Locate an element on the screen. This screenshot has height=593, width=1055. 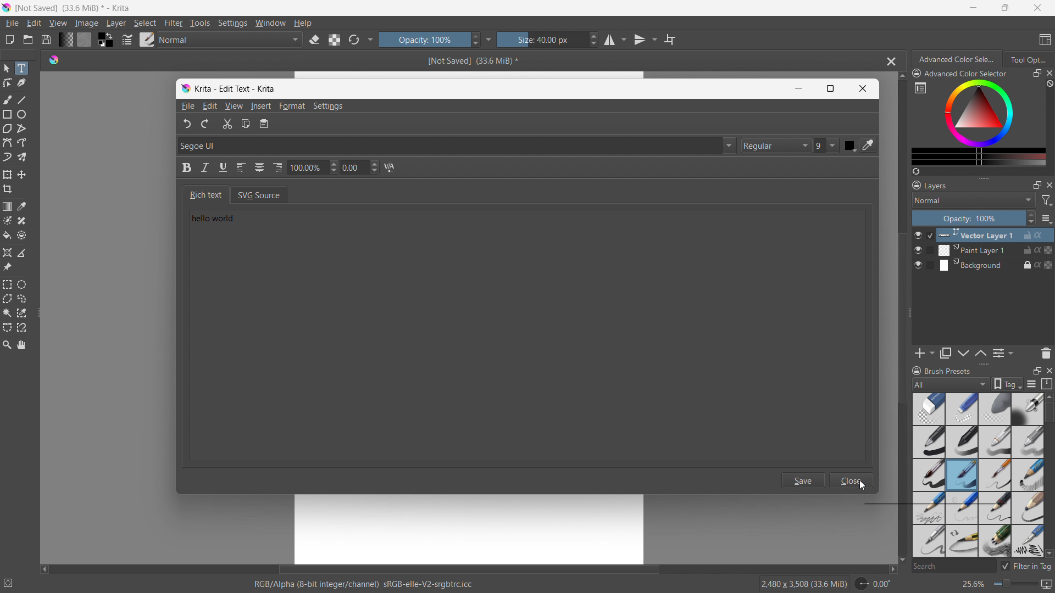
layers is located at coordinates (930, 184).